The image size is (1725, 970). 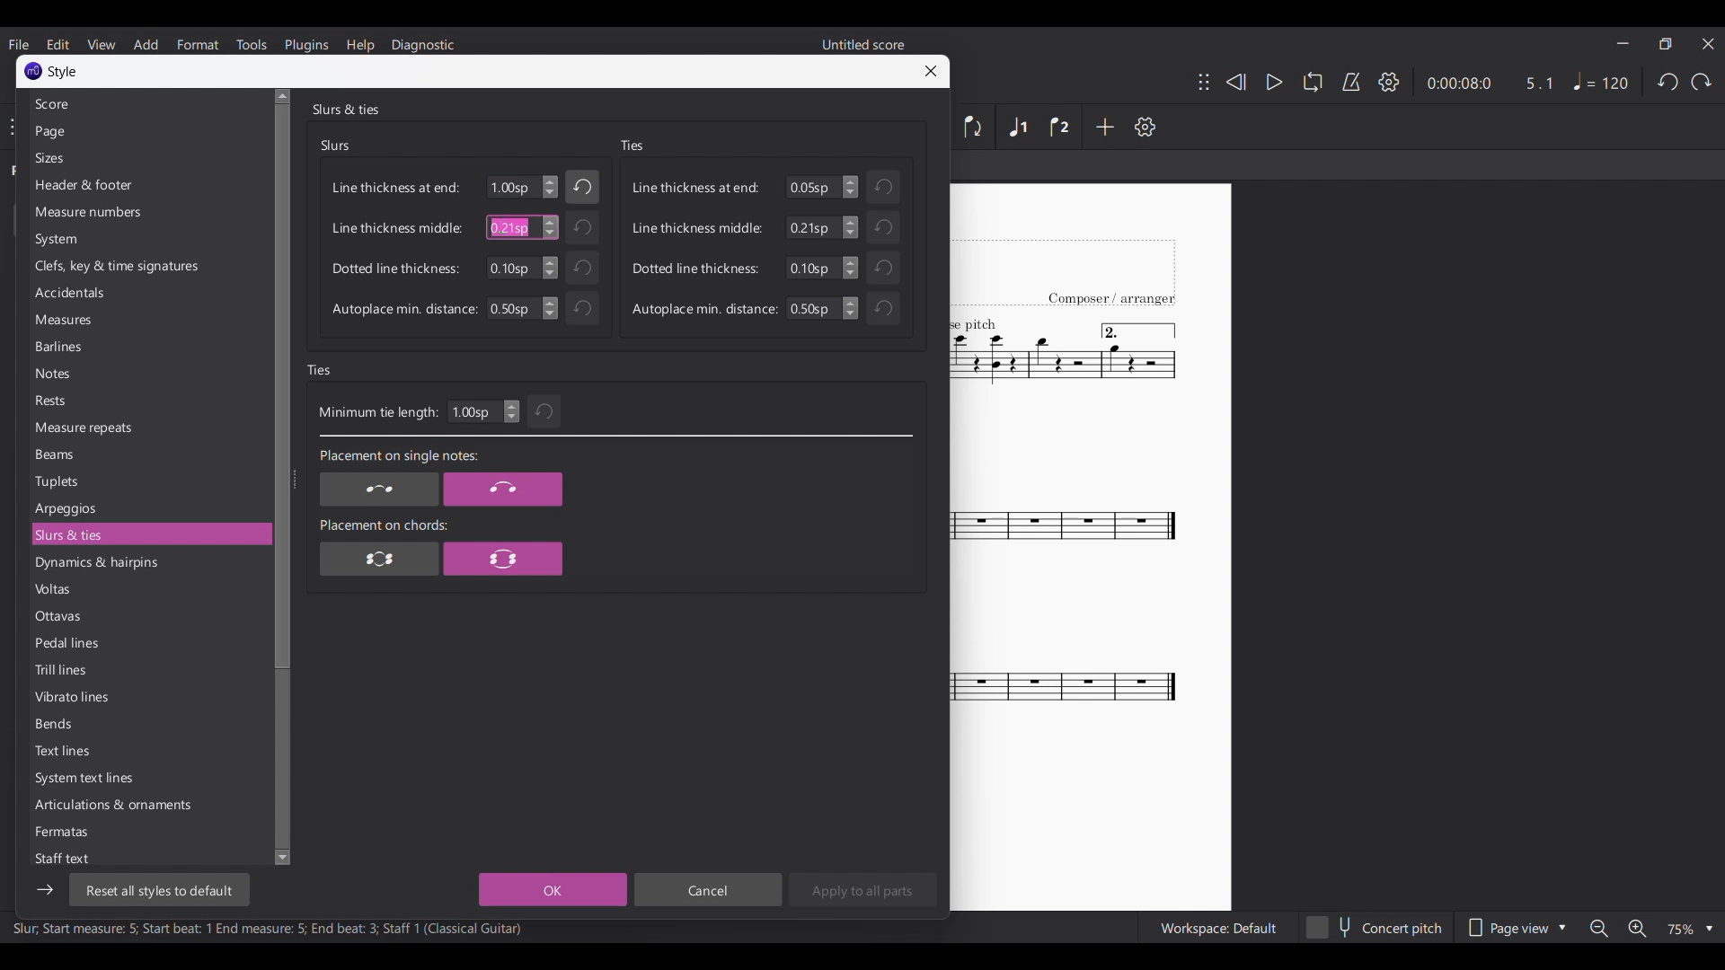 I want to click on Line thickness at end, so click(x=396, y=188).